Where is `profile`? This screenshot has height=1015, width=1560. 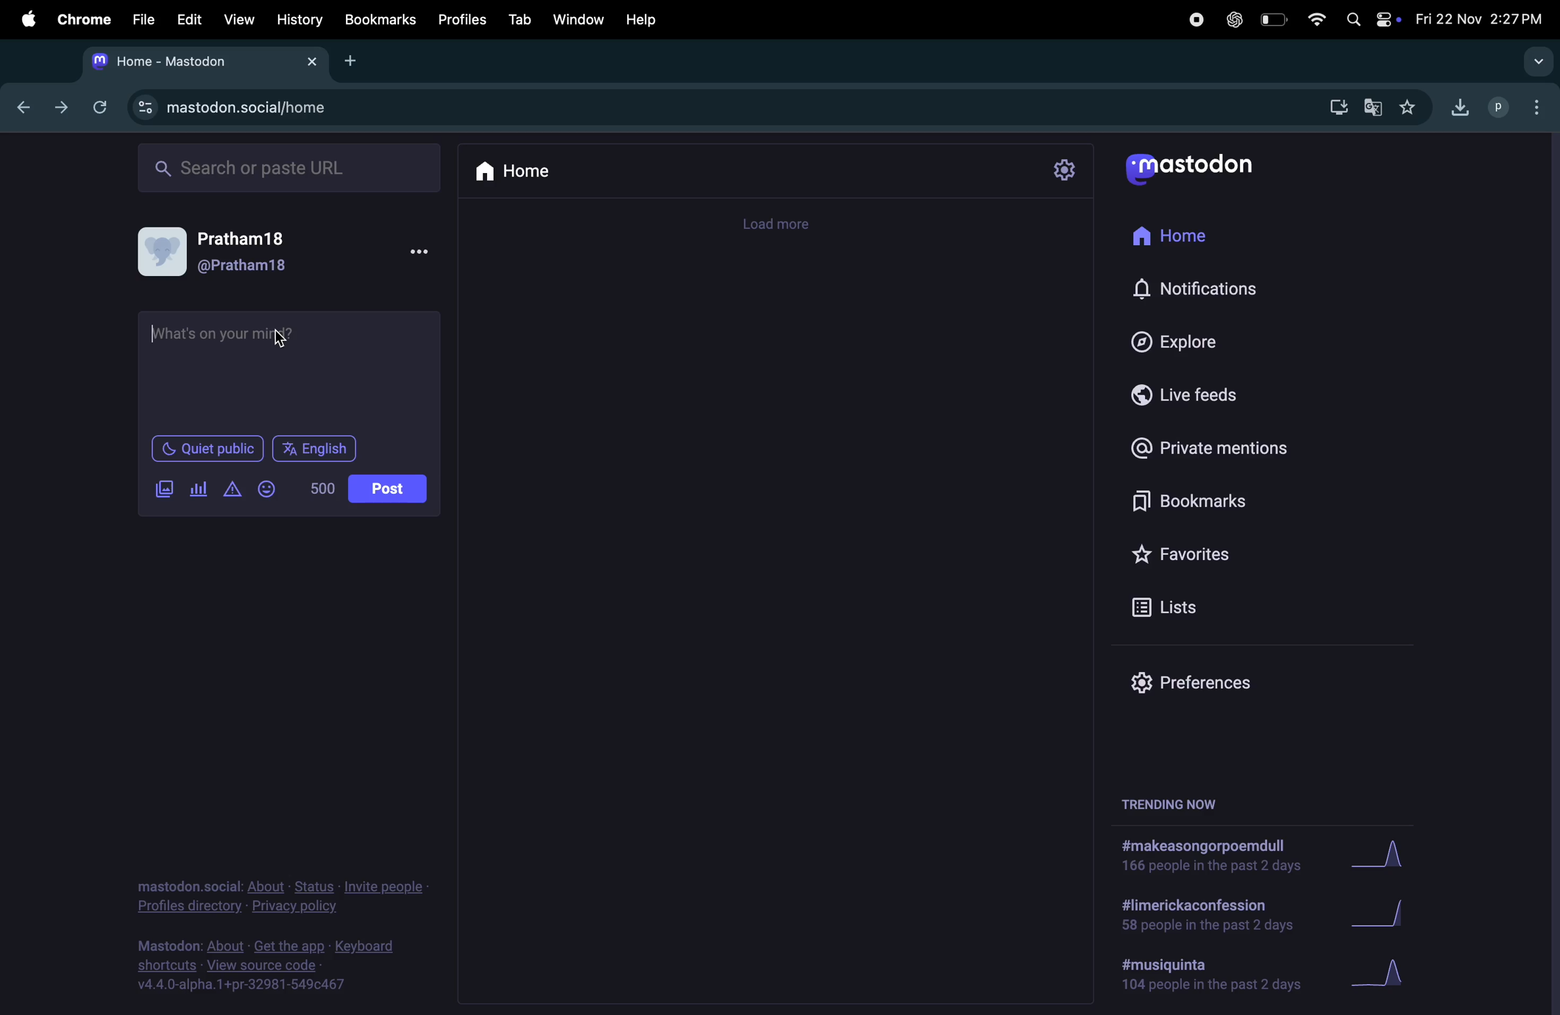 profile is located at coordinates (1500, 107).